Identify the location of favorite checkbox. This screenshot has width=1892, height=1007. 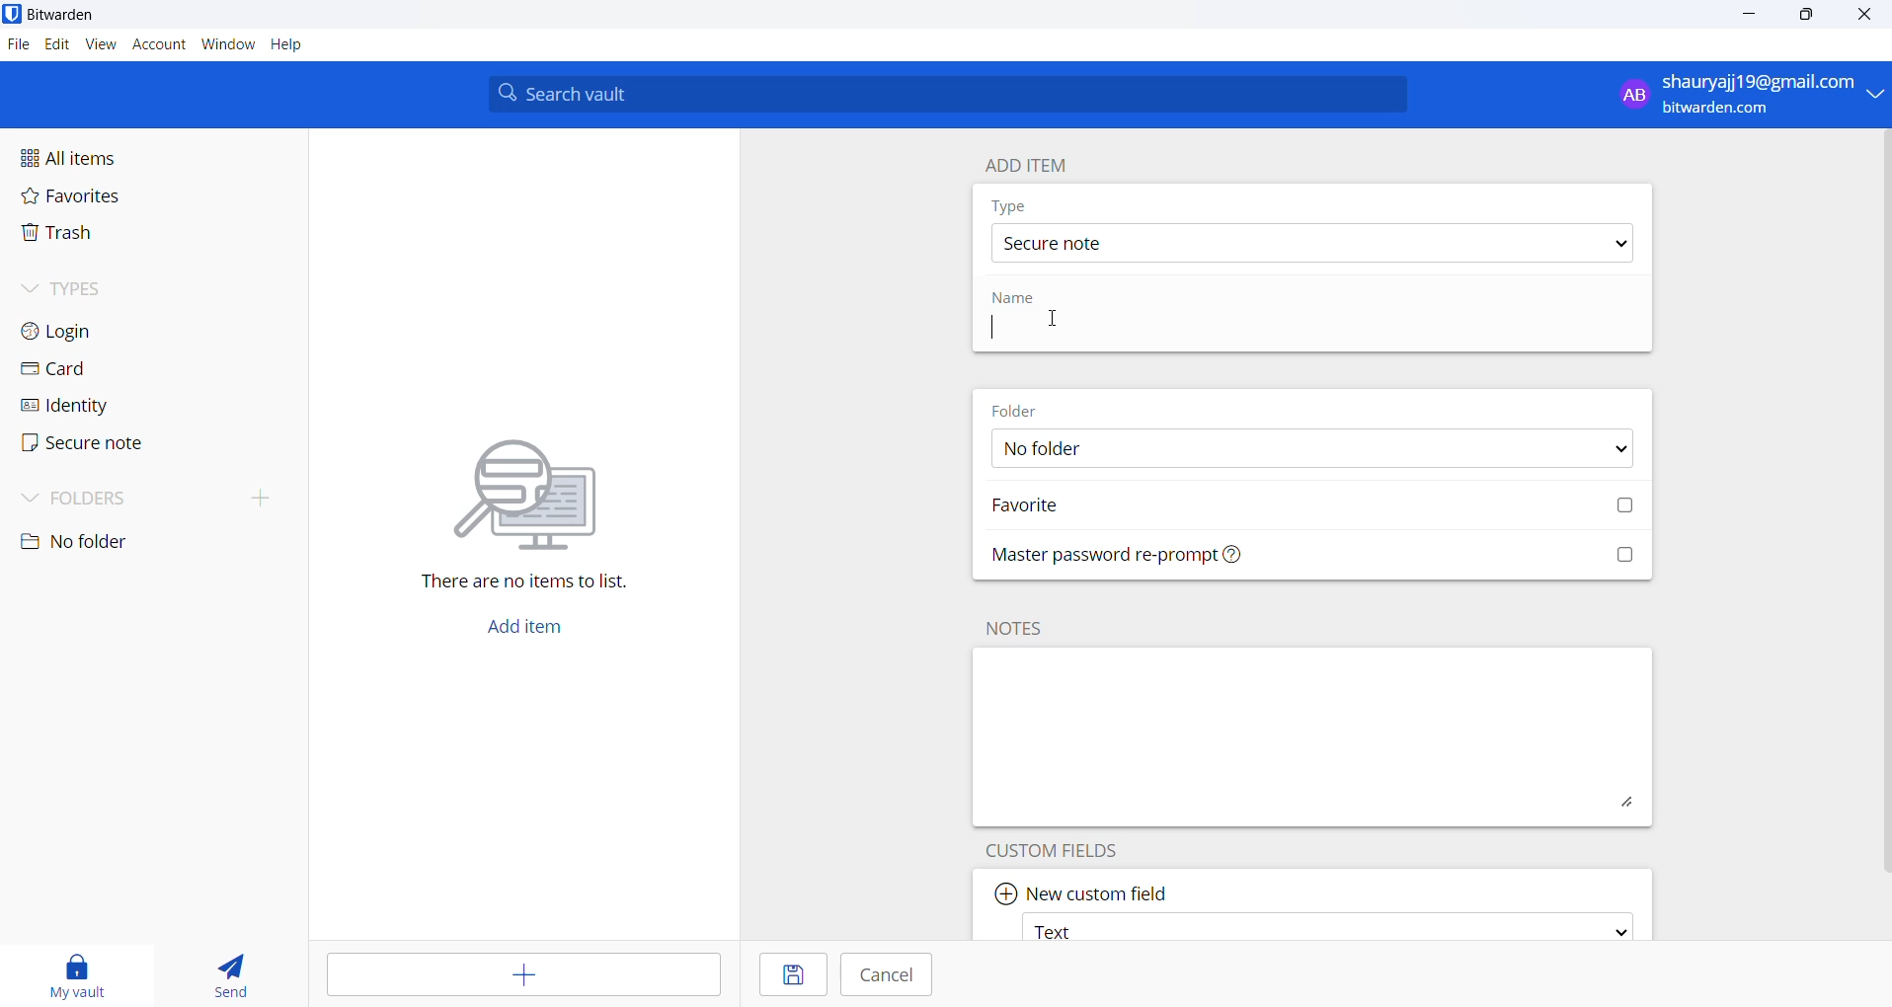
(1316, 507).